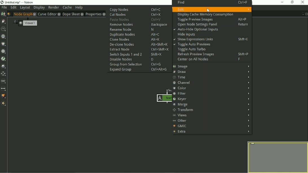  What do you see at coordinates (212, 115) in the screenshot?
I see `Views` at bounding box center [212, 115].